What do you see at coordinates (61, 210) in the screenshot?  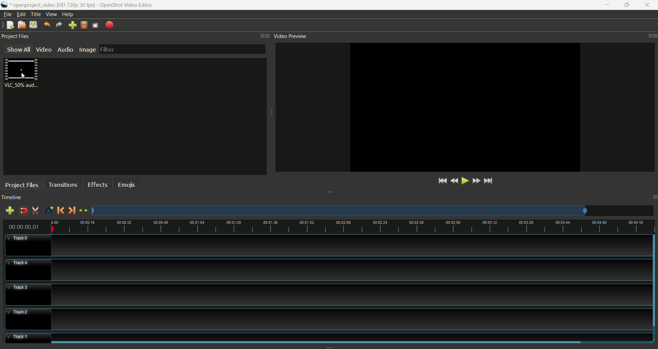 I see `previous marker` at bounding box center [61, 210].